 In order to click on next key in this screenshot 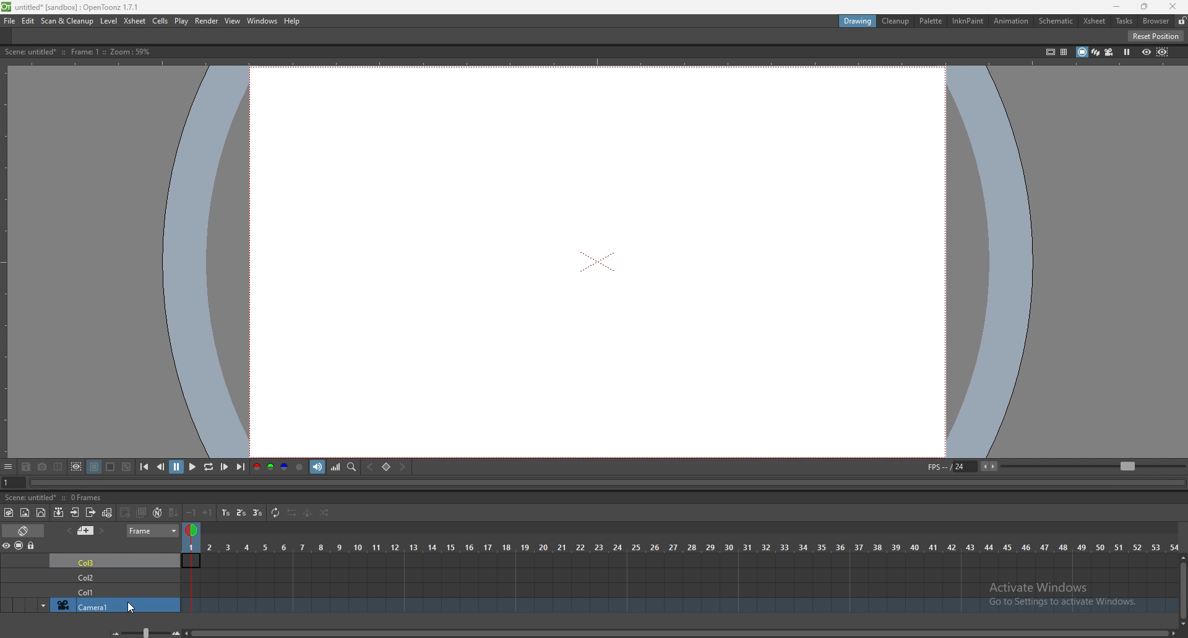, I will do `click(403, 467)`.